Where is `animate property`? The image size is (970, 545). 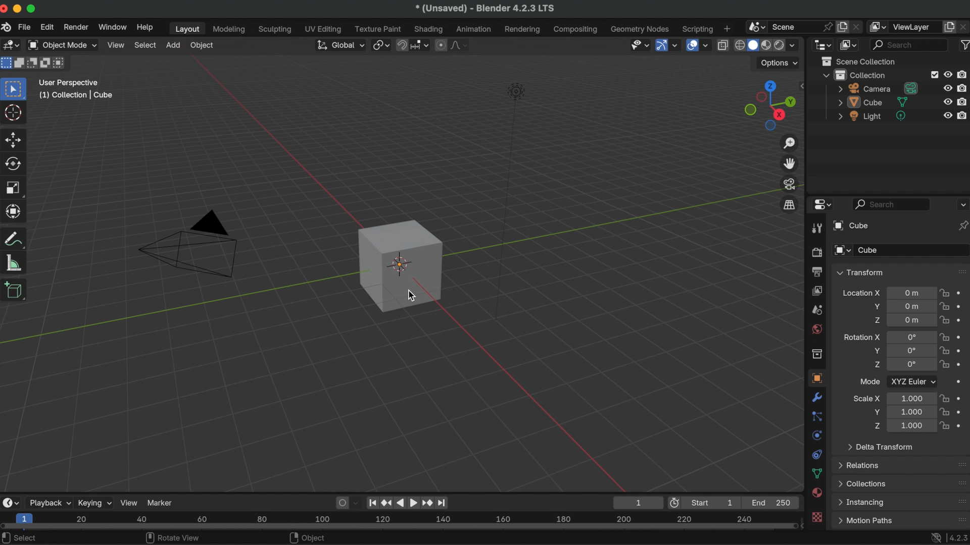 animate property is located at coordinates (963, 337).